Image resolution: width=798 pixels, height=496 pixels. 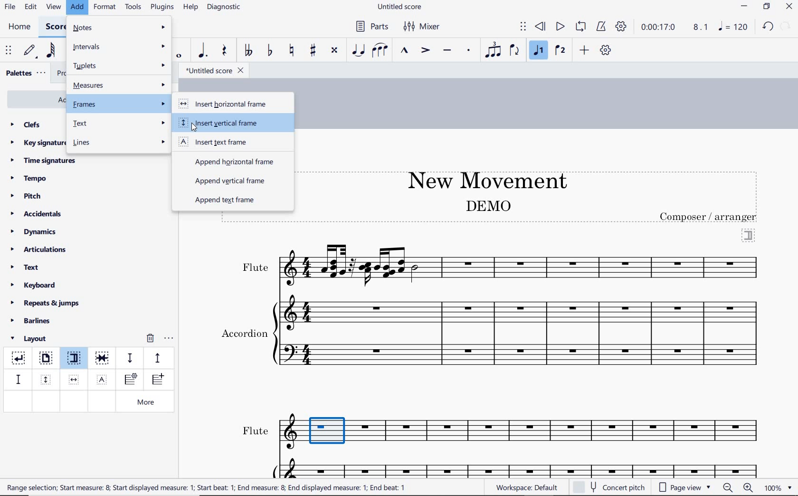 I want to click on barlines, so click(x=34, y=321).